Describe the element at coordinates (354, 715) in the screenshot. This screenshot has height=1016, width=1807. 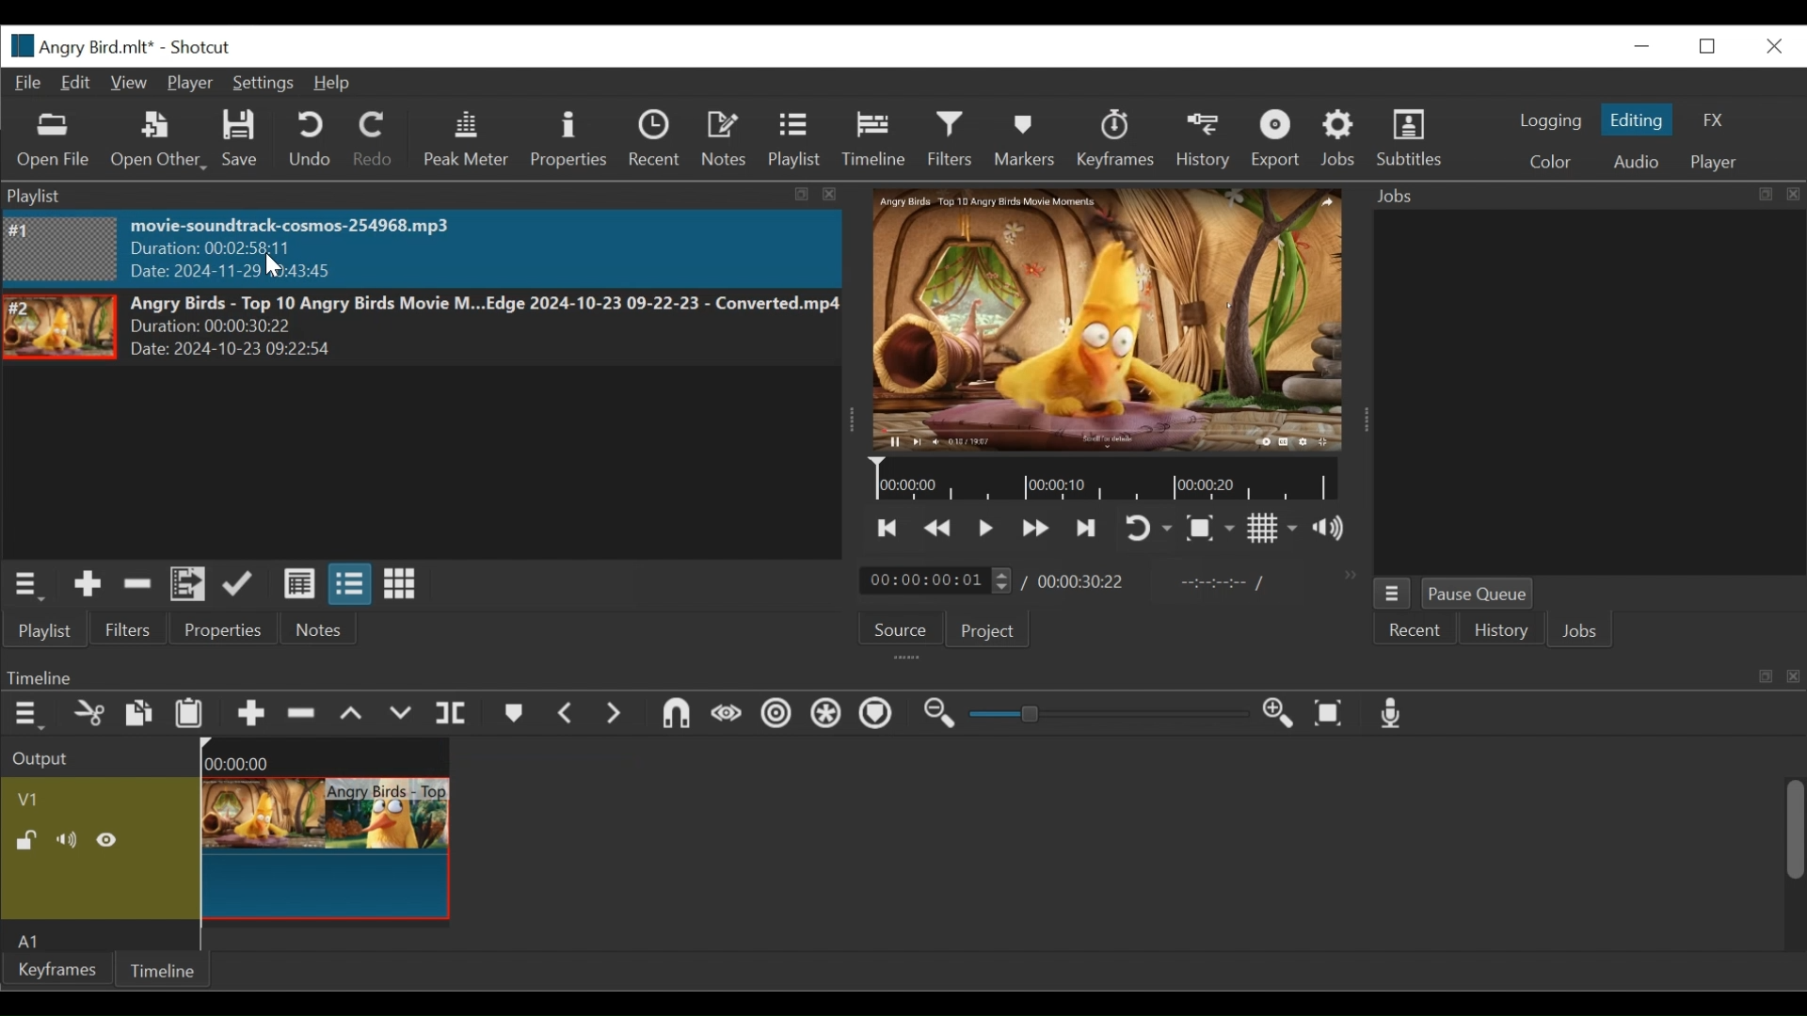
I see `Lift` at that location.